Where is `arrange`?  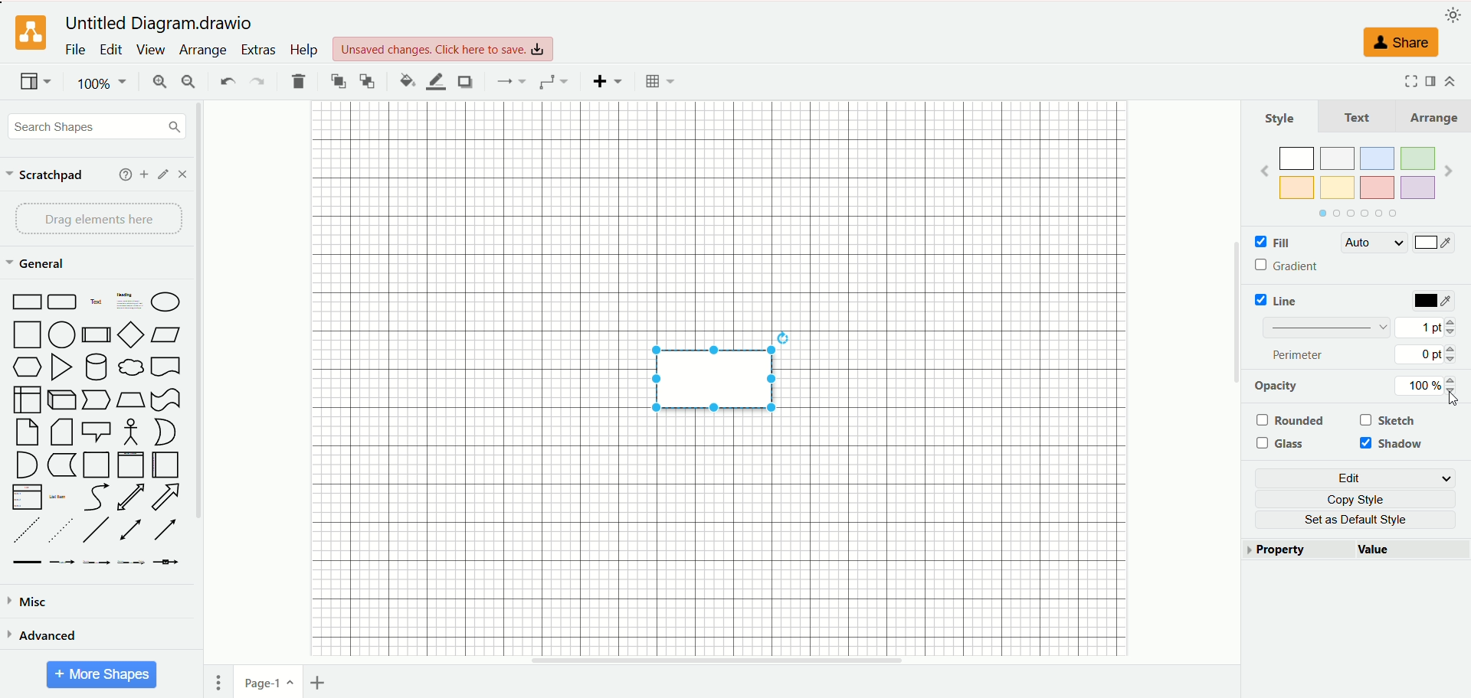 arrange is located at coordinates (1431, 117).